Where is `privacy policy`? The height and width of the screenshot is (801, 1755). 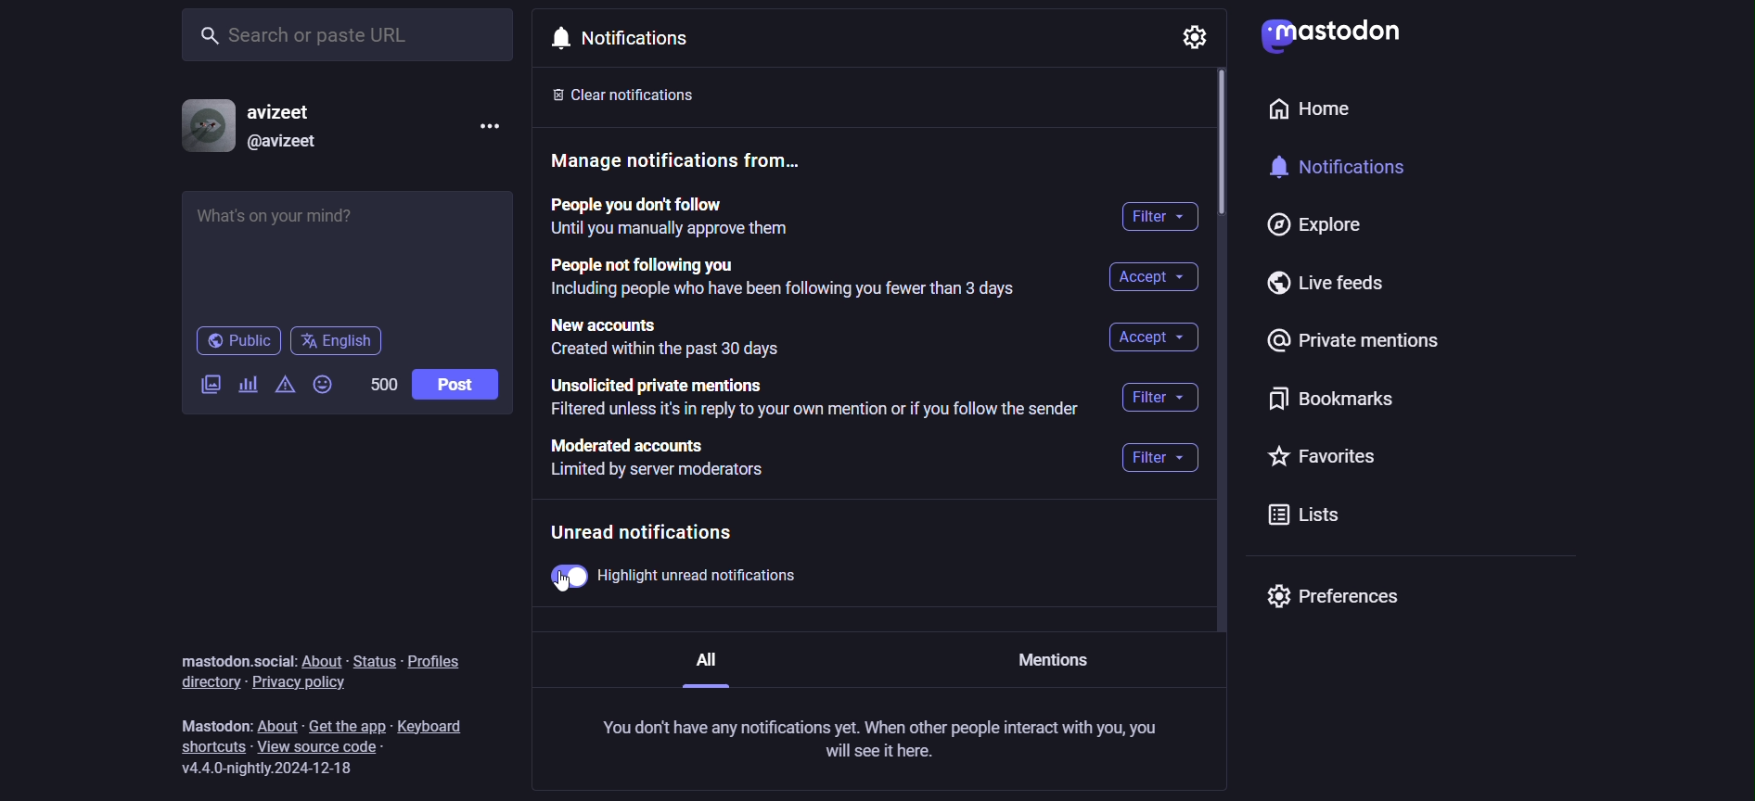
privacy policy is located at coordinates (302, 683).